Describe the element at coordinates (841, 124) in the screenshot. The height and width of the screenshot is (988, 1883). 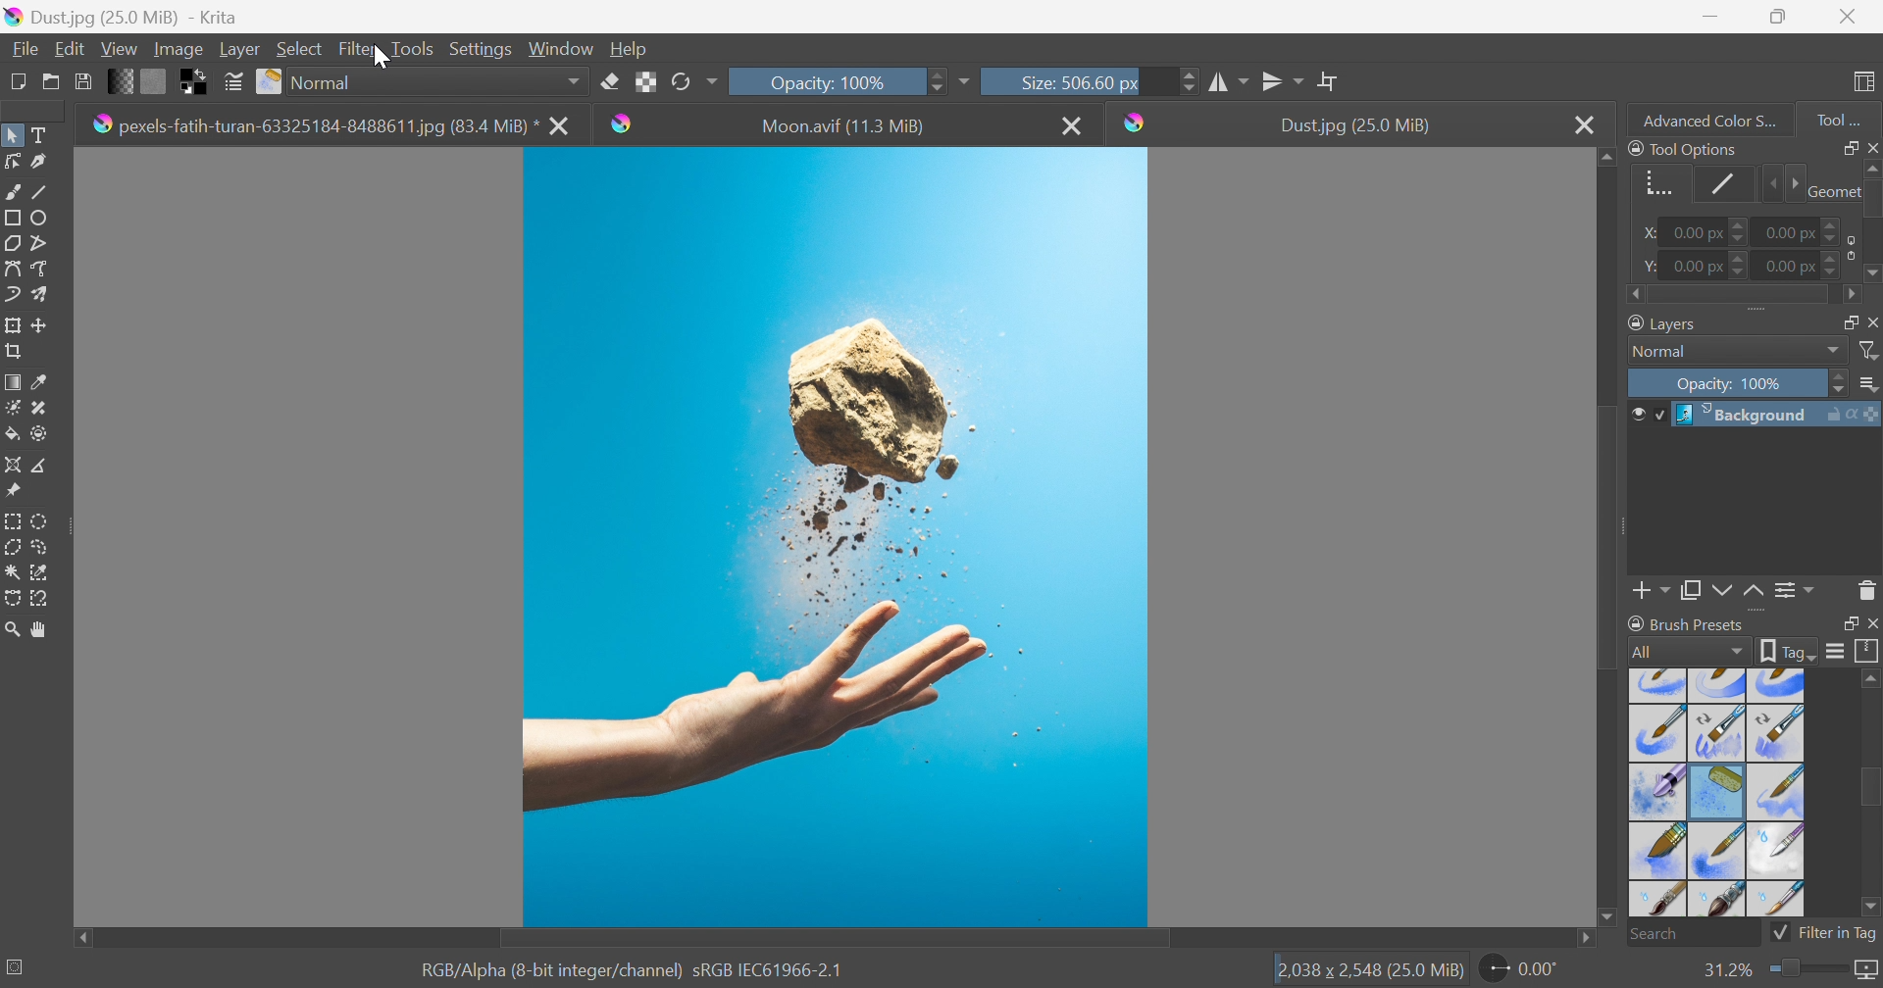
I see `Moon.avif (11.3 MB)` at that location.